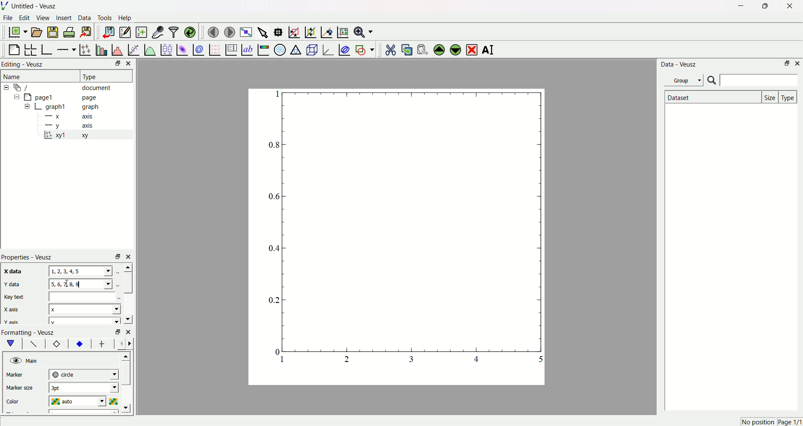 The width and height of the screenshot is (803, 426). Describe the element at coordinates (105, 18) in the screenshot. I see `Tools` at that location.